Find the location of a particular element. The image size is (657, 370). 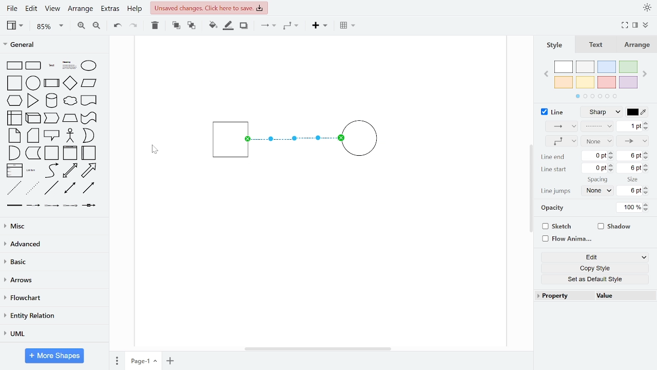

dashed line is located at coordinates (14, 189).